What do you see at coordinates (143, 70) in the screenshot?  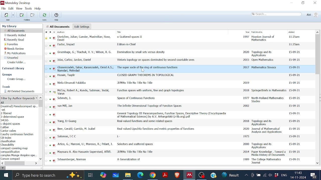 I see `Cursor Position` at bounding box center [143, 70].